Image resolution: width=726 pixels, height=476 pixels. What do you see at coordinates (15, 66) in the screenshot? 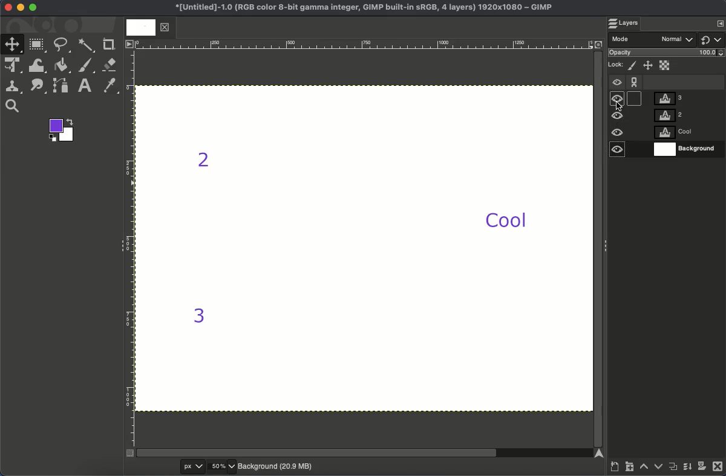
I see `Unified transformation` at bounding box center [15, 66].